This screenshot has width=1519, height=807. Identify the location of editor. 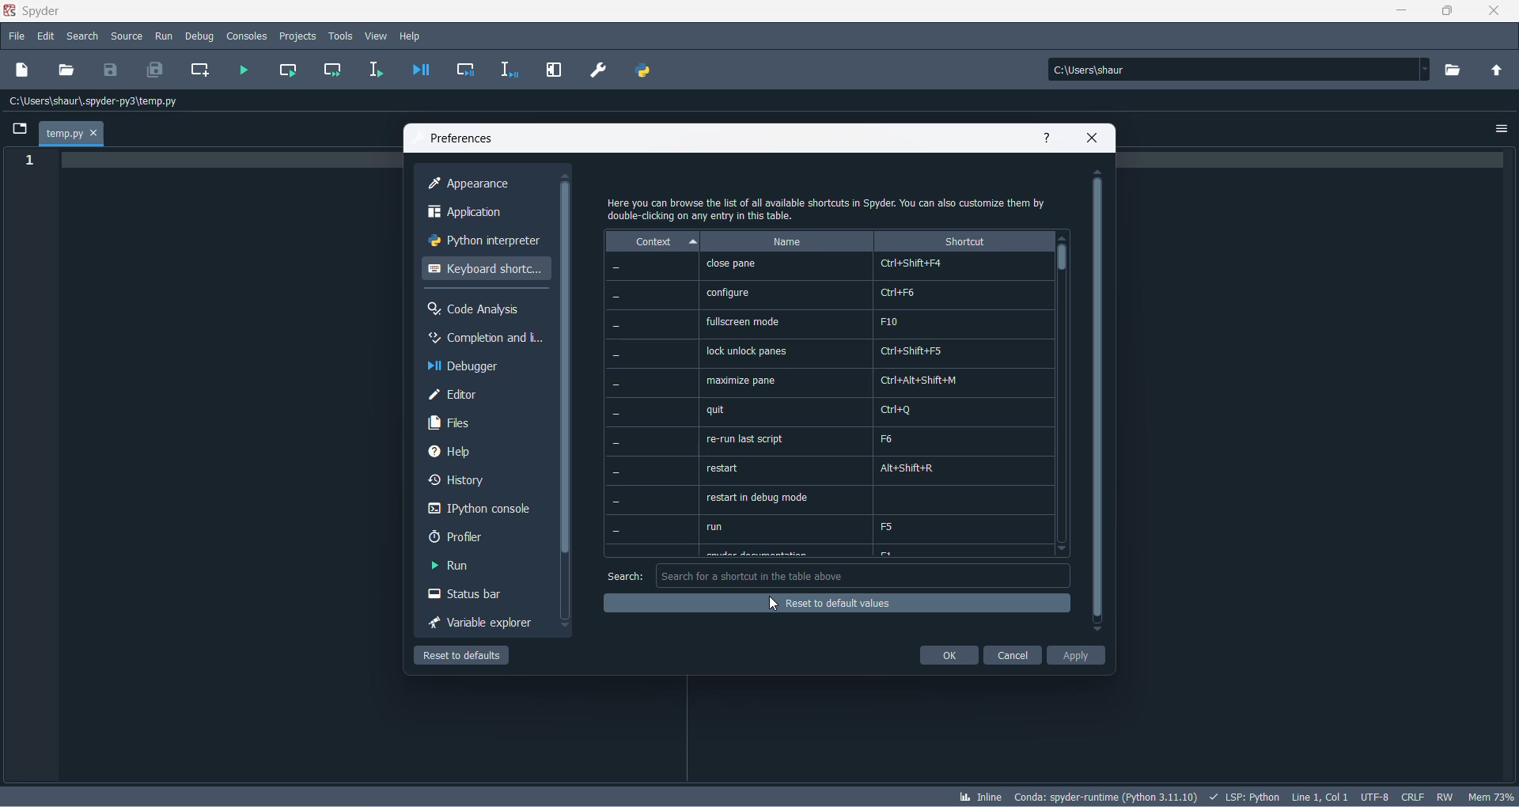
(483, 394).